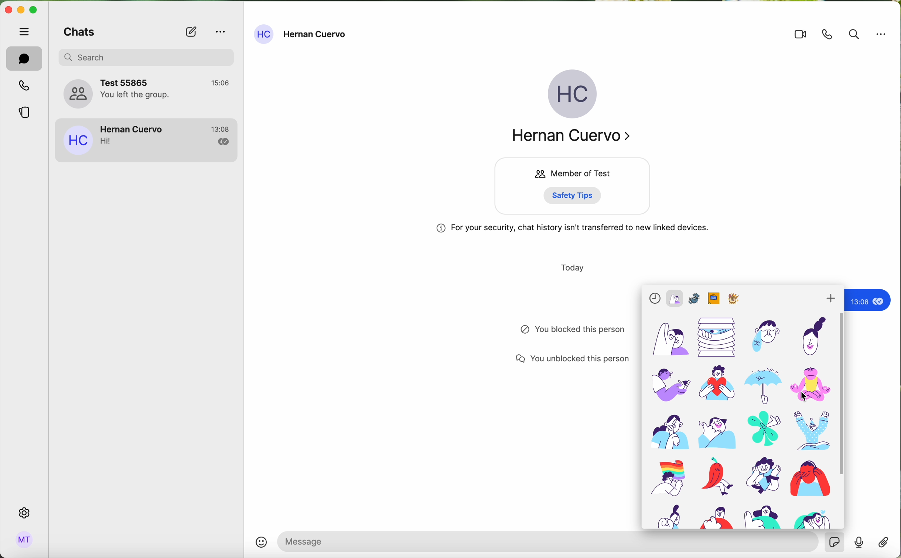 The width and height of the screenshot is (901, 558). Describe the element at coordinates (854, 34) in the screenshot. I see `search` at that location.